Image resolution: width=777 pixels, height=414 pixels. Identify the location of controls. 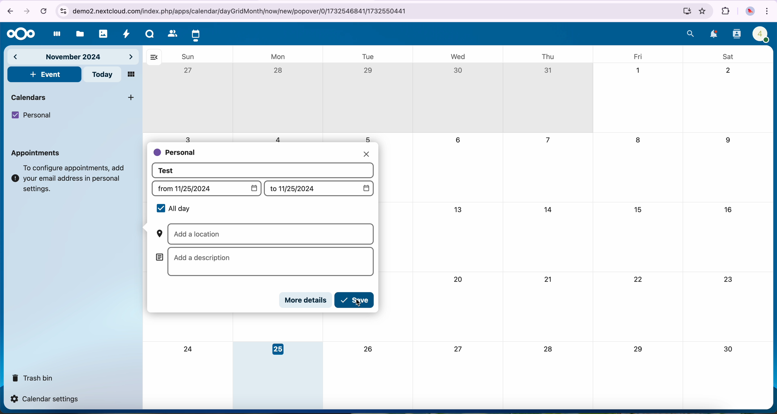
(63, 11).